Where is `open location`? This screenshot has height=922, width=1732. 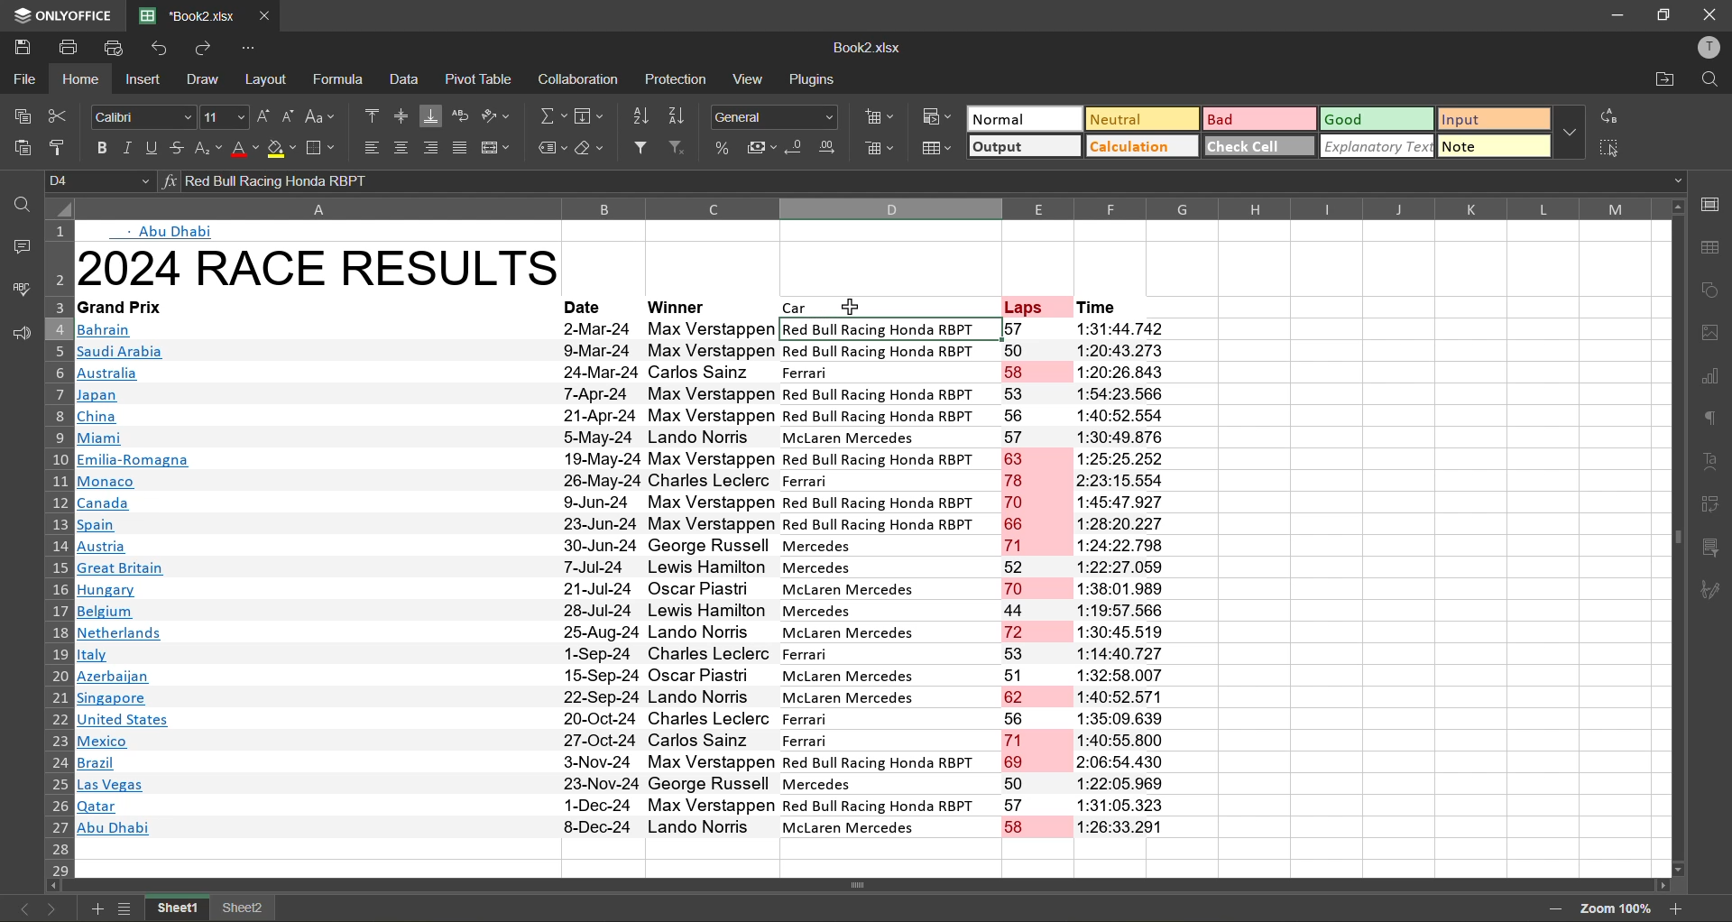
open location is located at coordinates (1665, 79).